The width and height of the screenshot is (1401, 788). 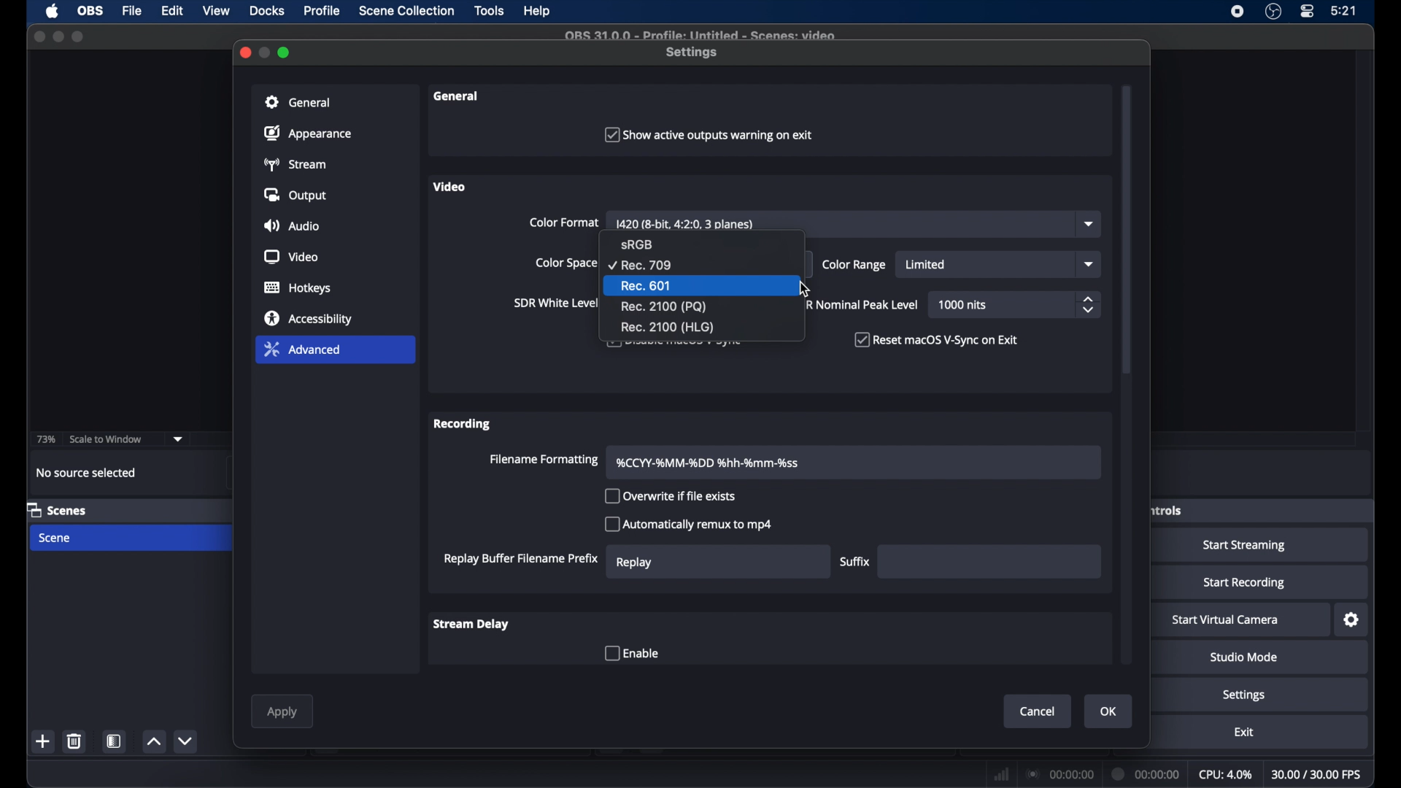 What do you see at coordinates (297, 287) in the screenshot?
I see `hotkeys` at bounding box center [297, 287].